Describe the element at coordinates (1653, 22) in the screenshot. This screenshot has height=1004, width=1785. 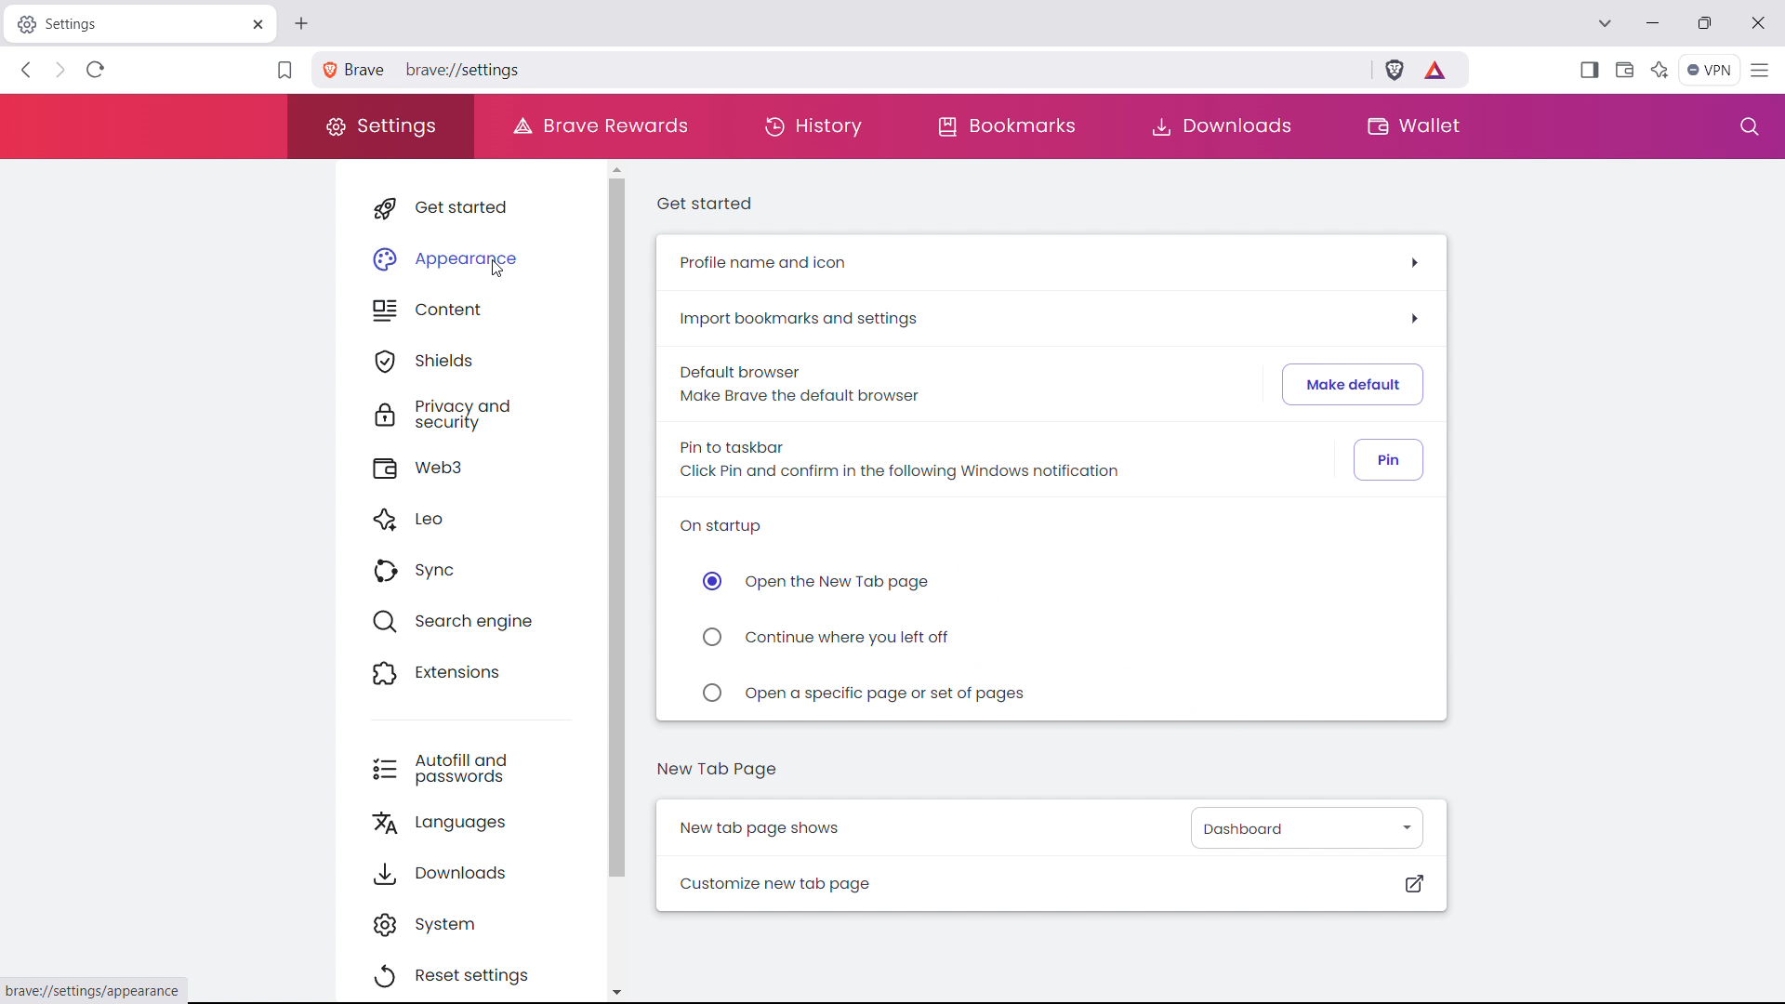
I see `minimize` at that location.